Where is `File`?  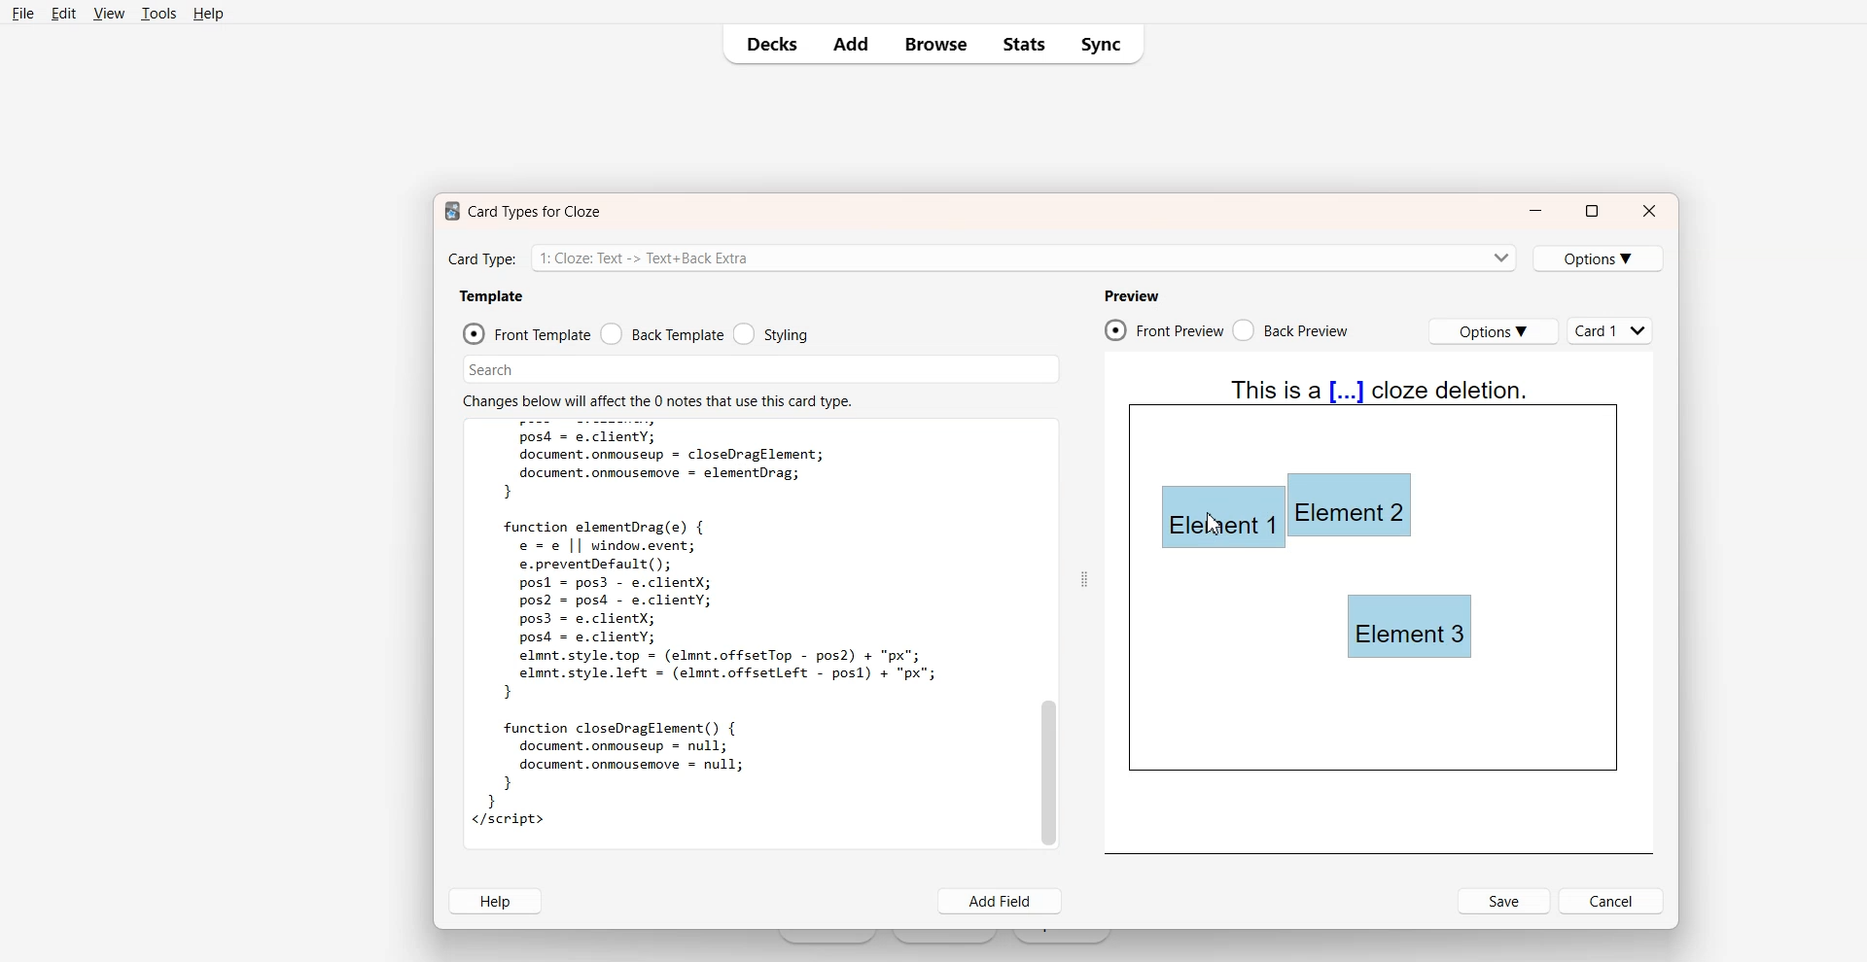 File is located at coordinates (23, 13).